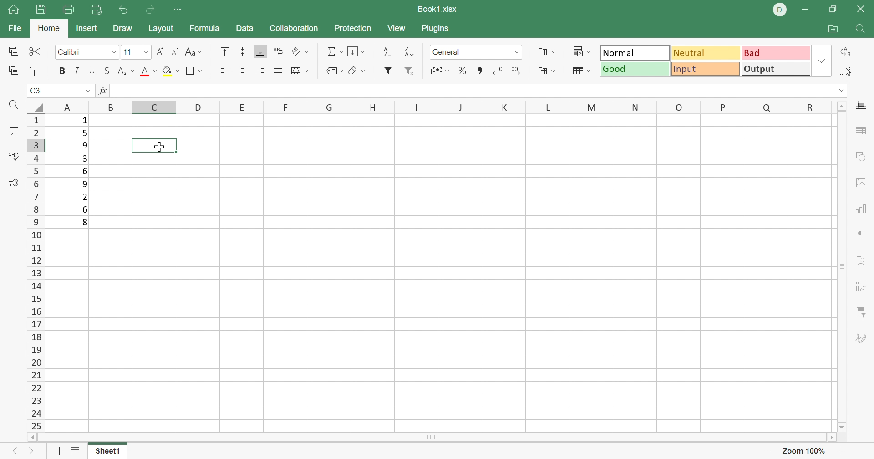 Image resolution: width=874 pixels, height=459 pixels. I want to click on Scroll Down, so click(838, 426).